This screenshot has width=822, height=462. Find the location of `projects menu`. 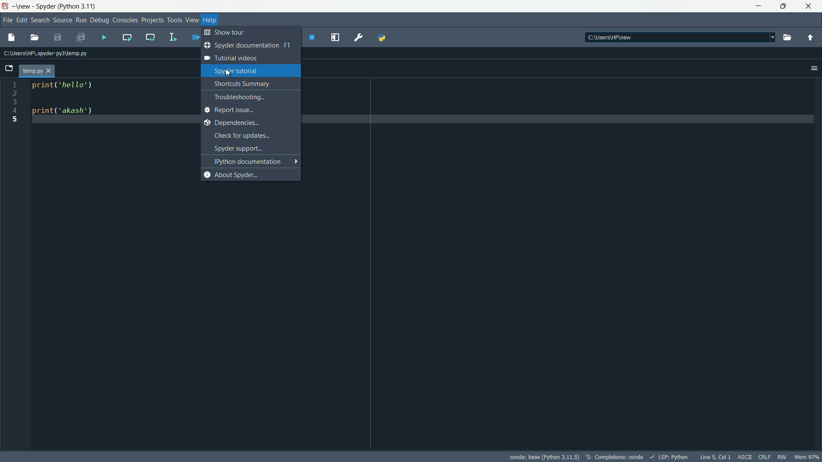

projects menu is located at coordinates (152, 20).